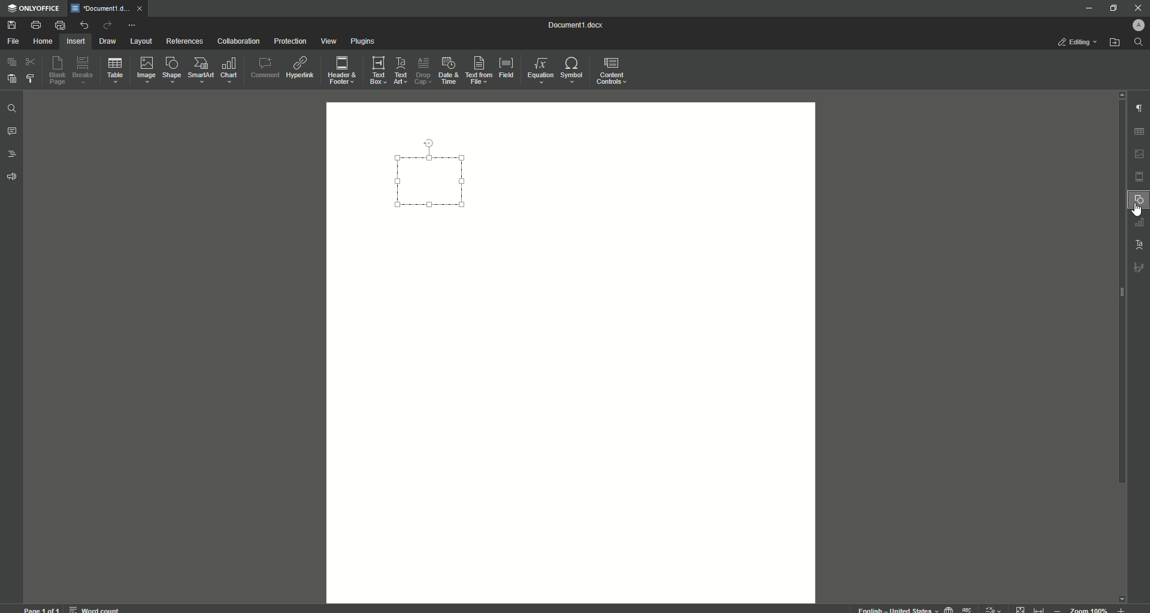  What do you see at coordinates (1140, 154) in the screenshot?
I see `image` at bounding box center [1140, 154].